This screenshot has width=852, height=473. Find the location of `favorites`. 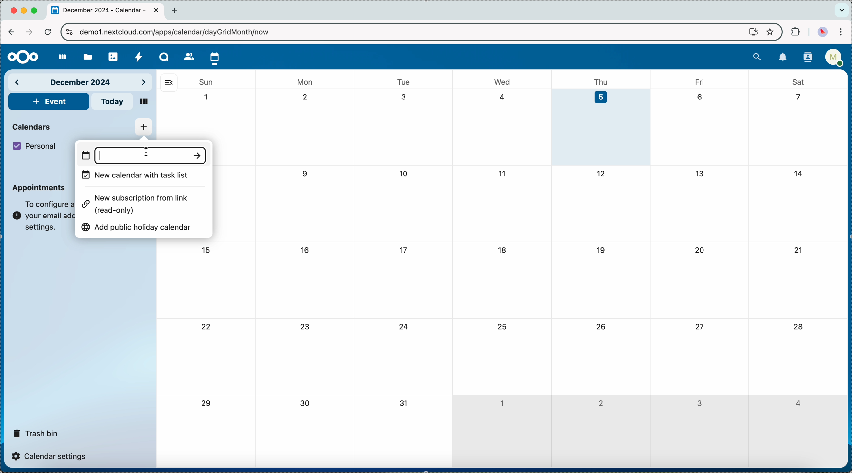

favorites is located at coordinates (769, 31).